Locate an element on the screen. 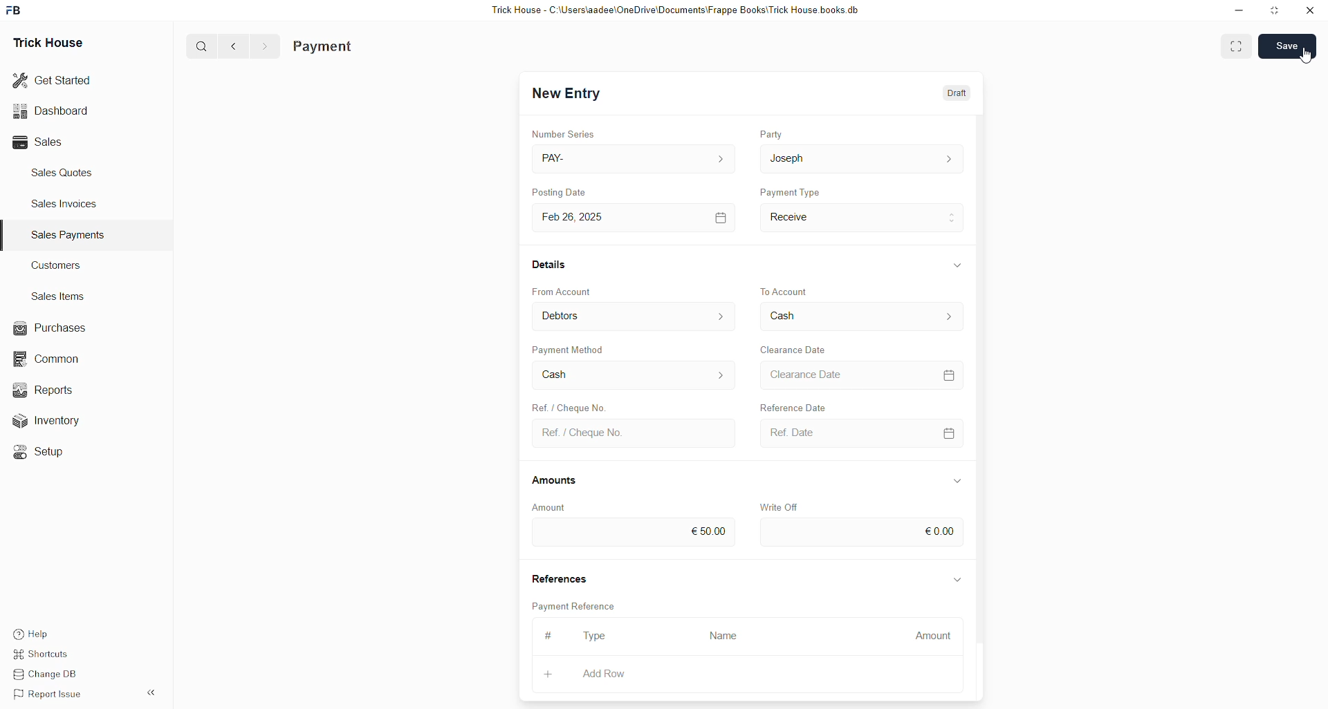 This screenshot has width=1328, height=709. Write Off is located at coordinates (777, 507).